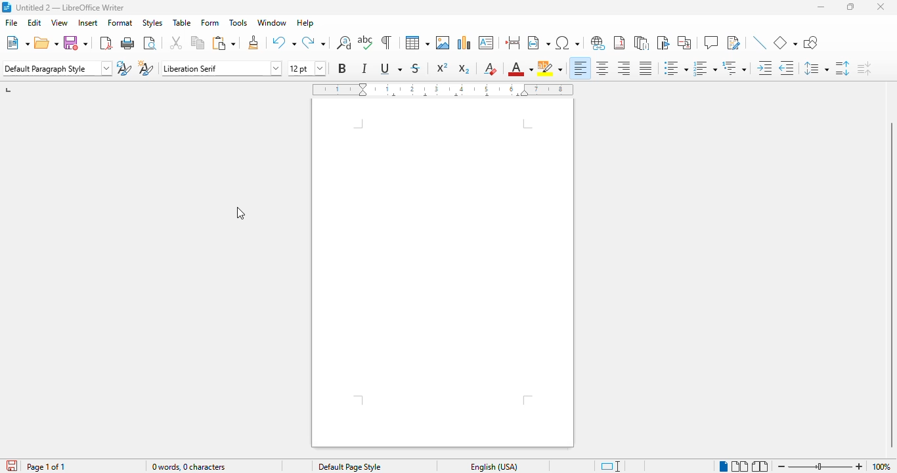 This screenshot has height=473, width=897. Describe the element at coordinates (349, 466) in the screenshot. I see `page style` at that location.